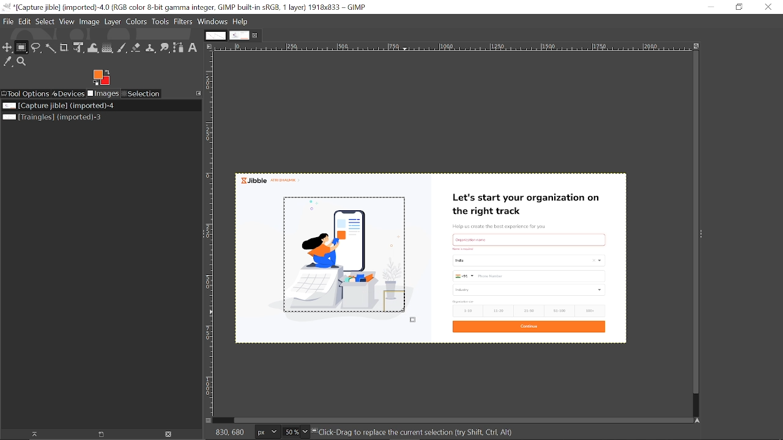  What do you see at coordinates (138, 23) in the screenshot?
I see `Colors` at bounding box center [138, 23].